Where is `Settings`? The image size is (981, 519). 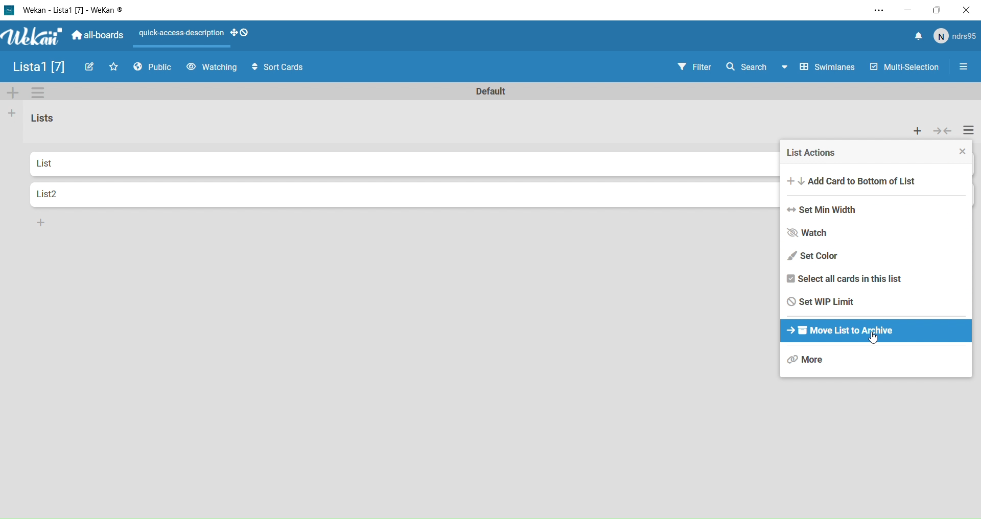 Settings is located at coordinates (970, 133).